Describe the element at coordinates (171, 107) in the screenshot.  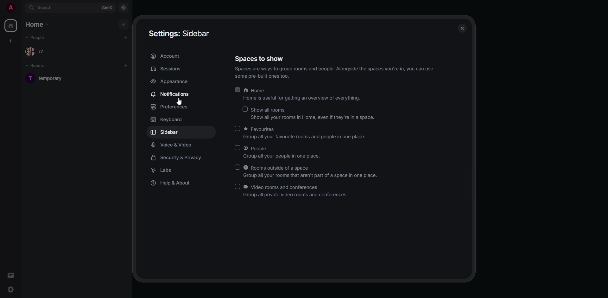
I see `preferences` at that location.